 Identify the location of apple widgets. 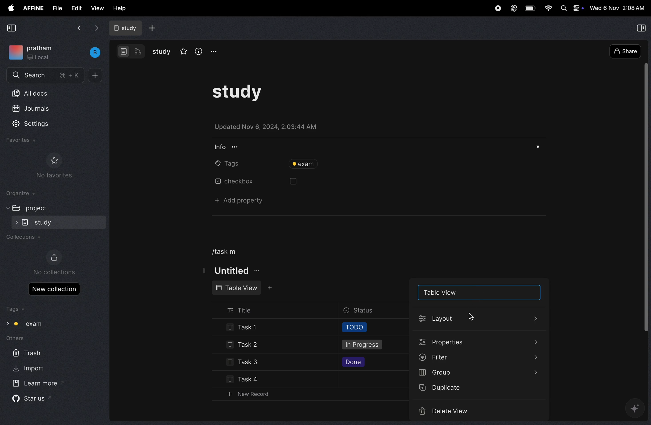
(571, 8).